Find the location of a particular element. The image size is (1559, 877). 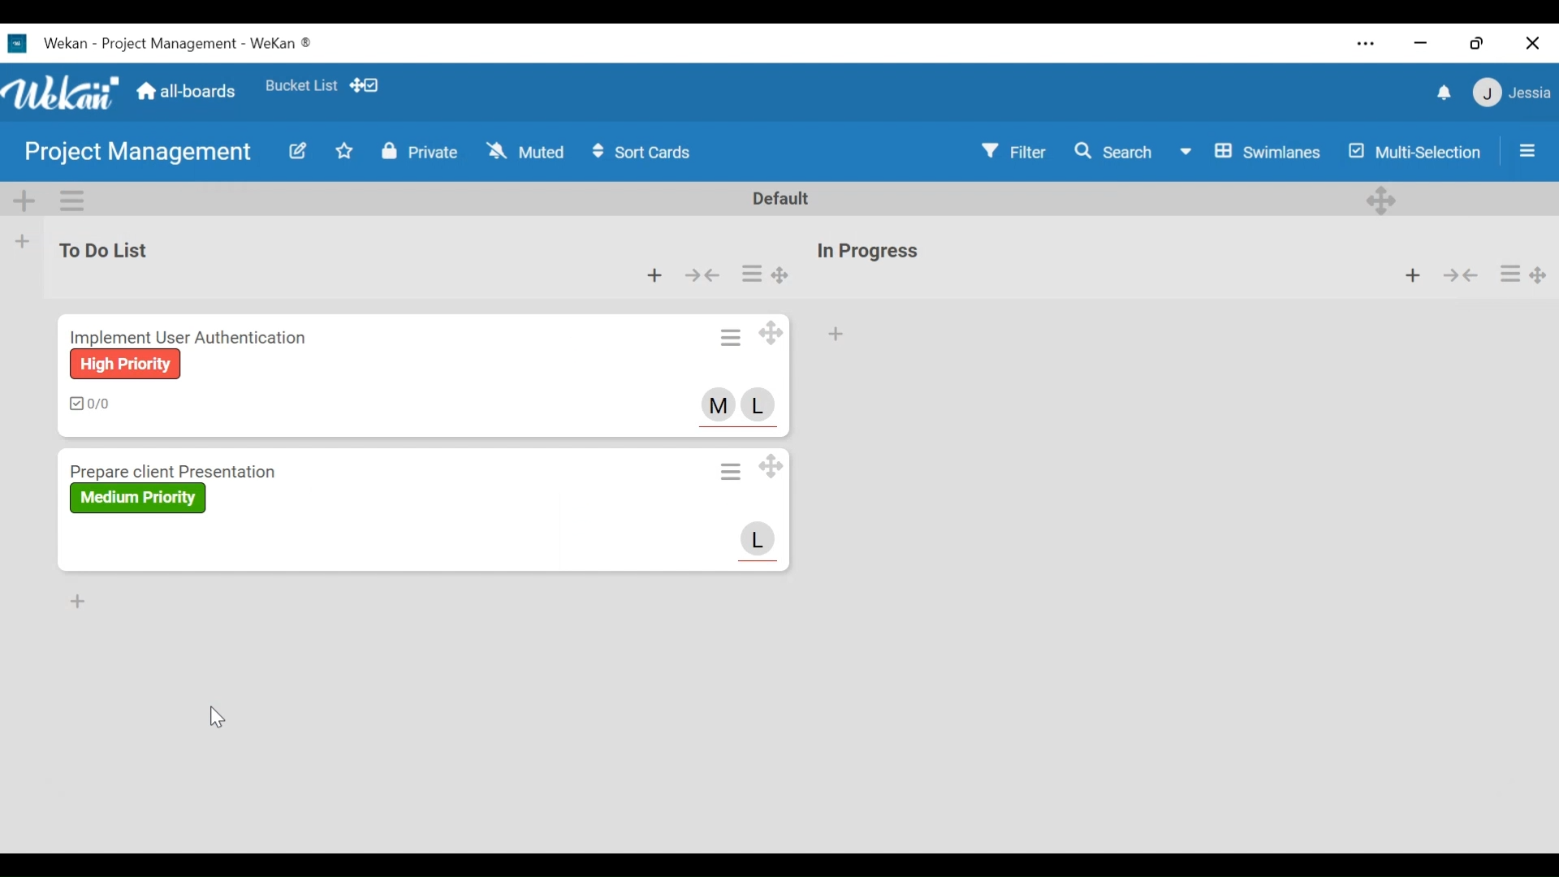

member is located at coordinates (717, 404).